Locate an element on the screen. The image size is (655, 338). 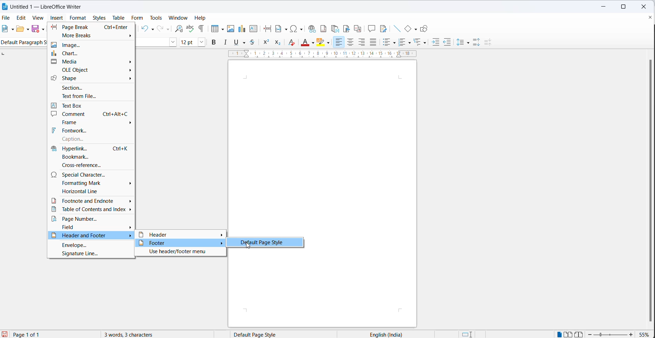
font name options is located at coordinates (172, 42).